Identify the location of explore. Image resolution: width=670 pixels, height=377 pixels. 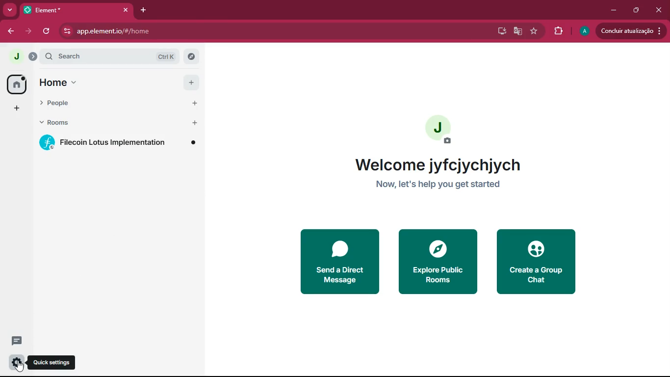
(437, 262).